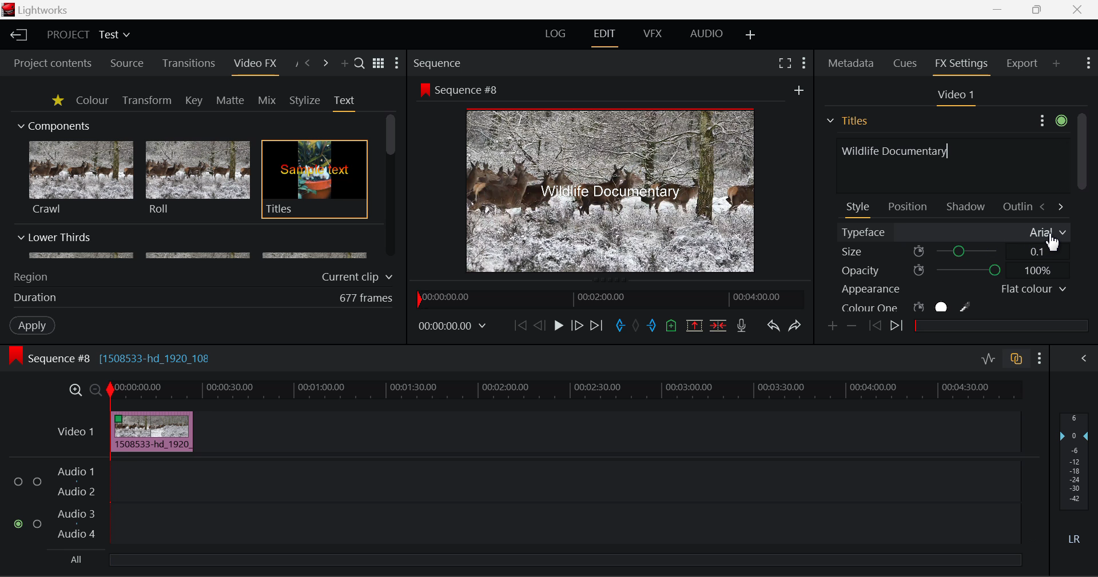  Describe the element at coordinates (121, 358) in the screenshot. I see `Sequence #8 [1508533-hd_1920_108` at that location.